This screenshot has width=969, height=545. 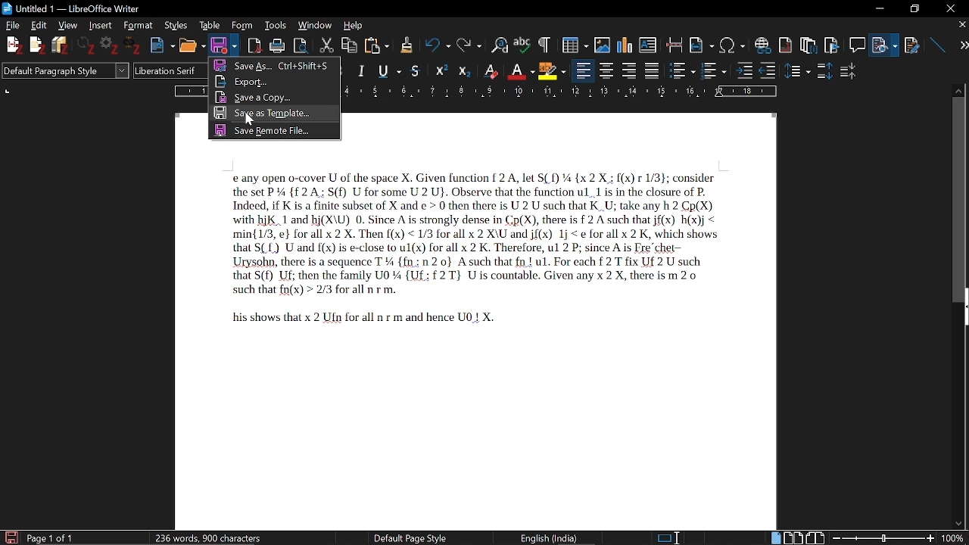 What do you see at coordinates (682, 70) in the screenshot?
I see `toggled unordered list` at bounding box center [682, 70].